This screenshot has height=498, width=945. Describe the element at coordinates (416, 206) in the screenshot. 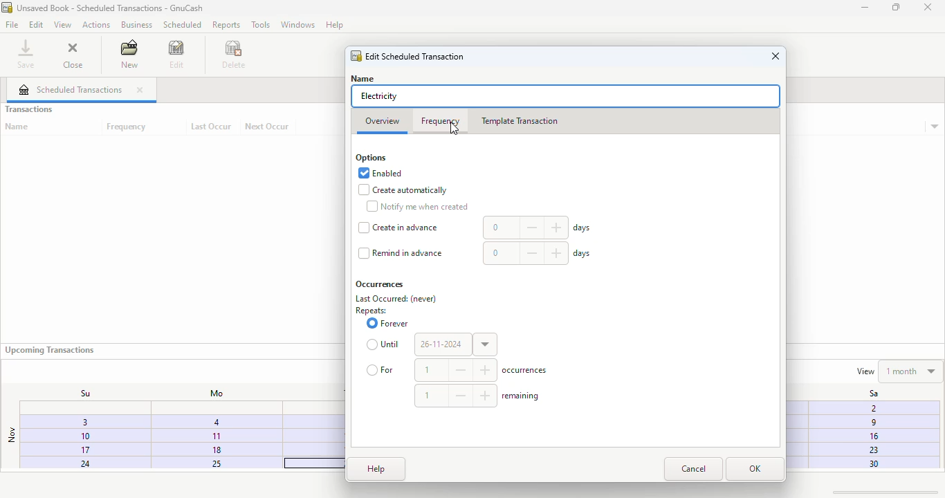

I see `notify me when created` at that location.